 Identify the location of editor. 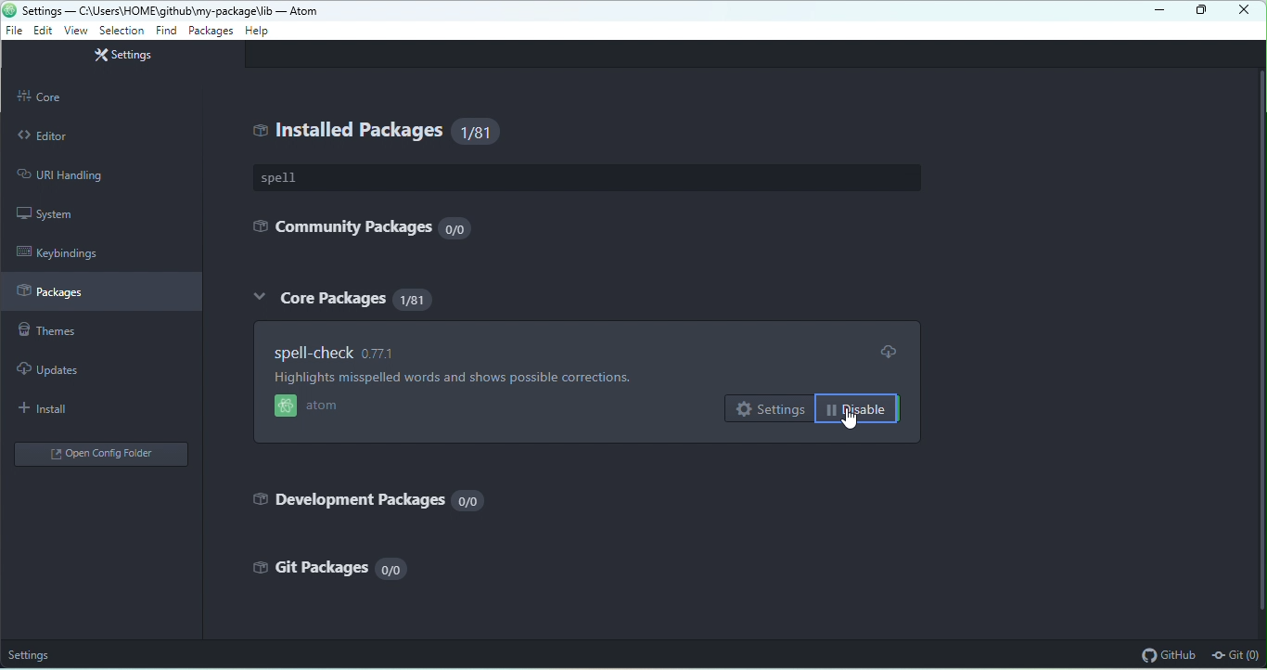
(100, 136).